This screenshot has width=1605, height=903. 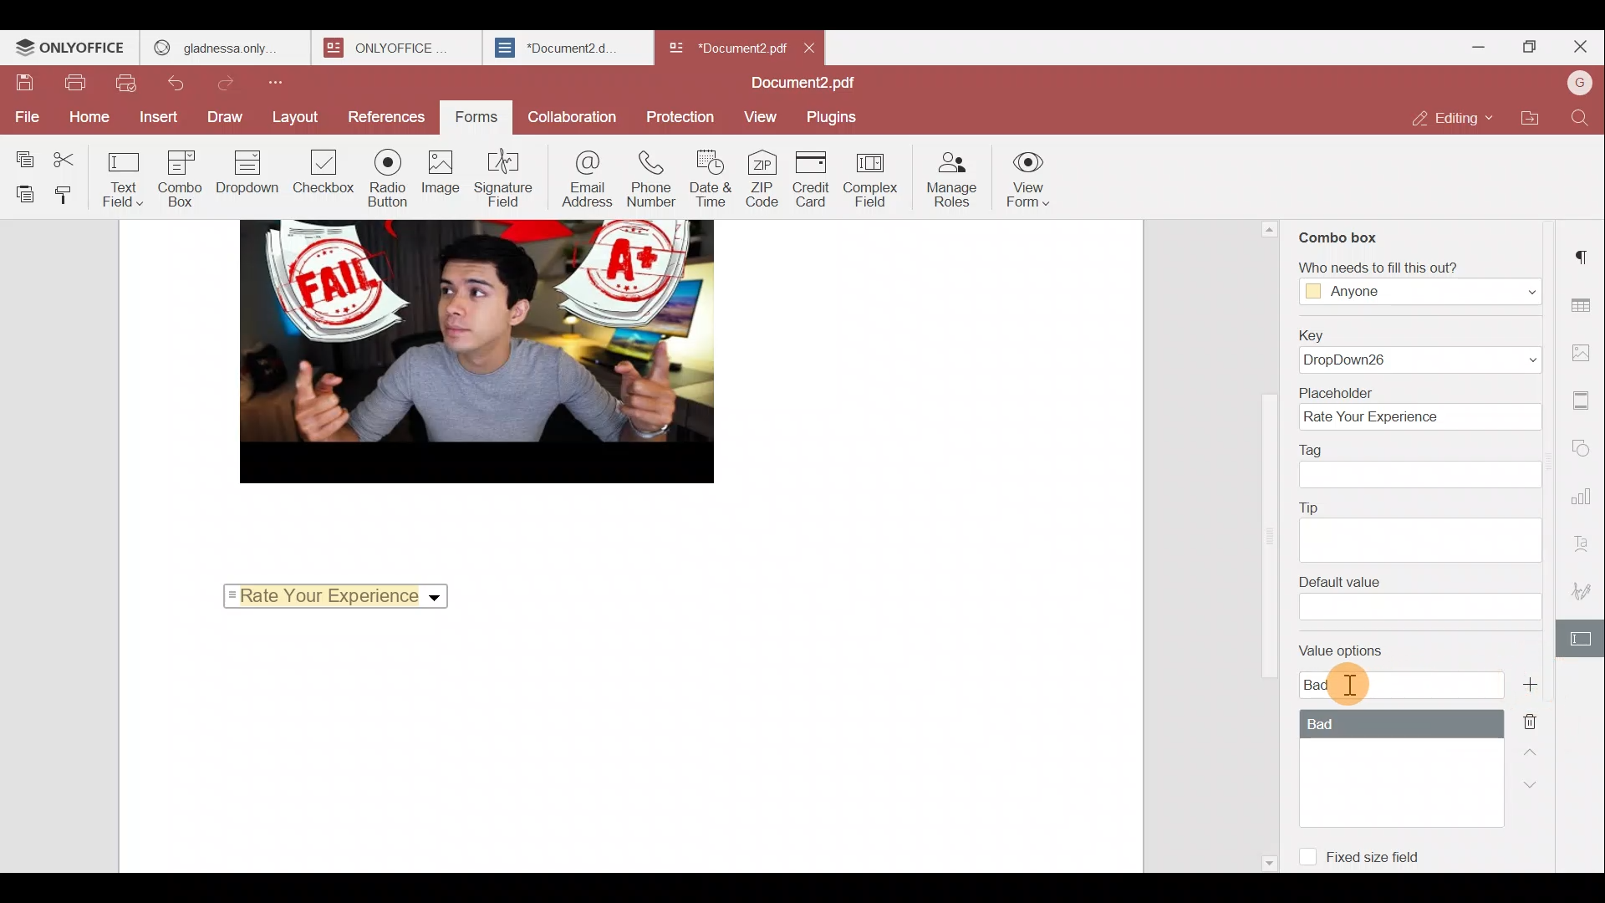 What do you see at coordinates (181, 83) in the screenshot?
I see `Undo` at bounding box center [181, 83].